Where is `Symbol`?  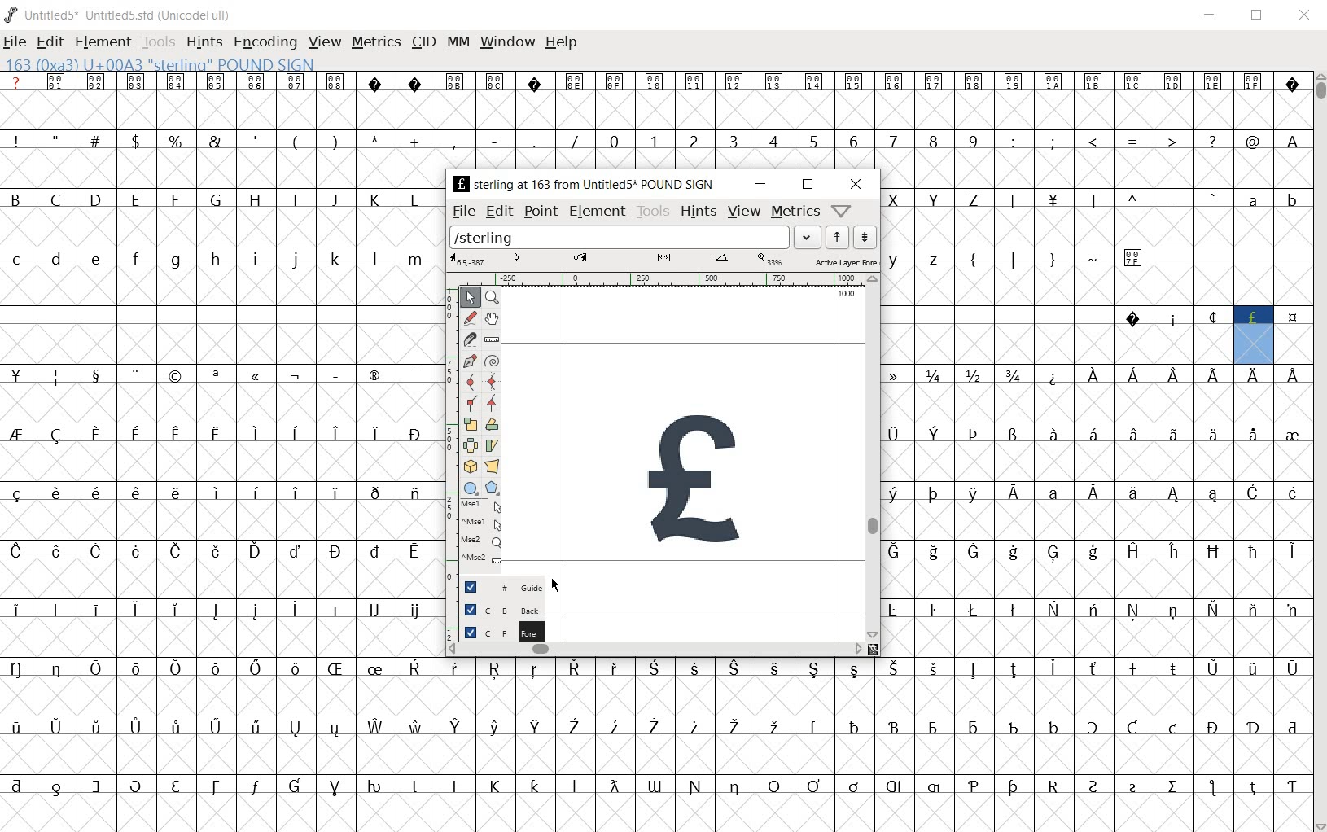
Symbol is located at coordinates (576, 670).